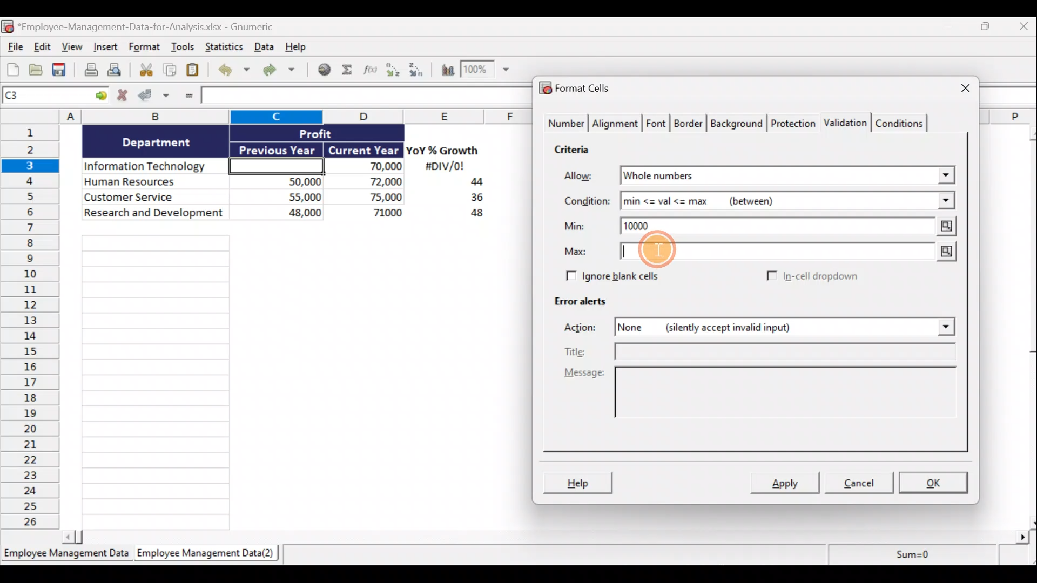  Describe the element at coordinates (443, 151) in the screenshot. I see `YoY% Growth` at that location.